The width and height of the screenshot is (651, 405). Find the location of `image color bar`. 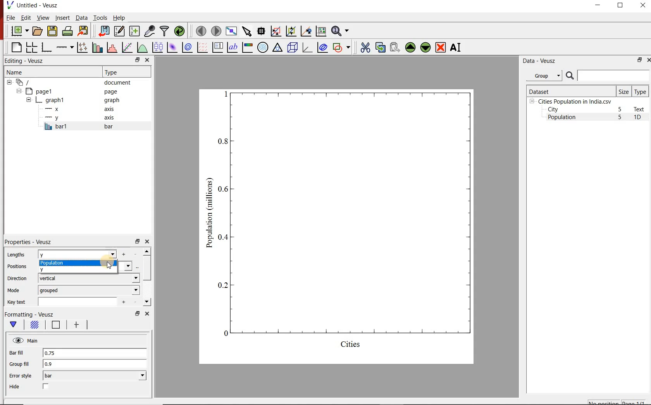

image color bar is located at coordinates (247, 47).